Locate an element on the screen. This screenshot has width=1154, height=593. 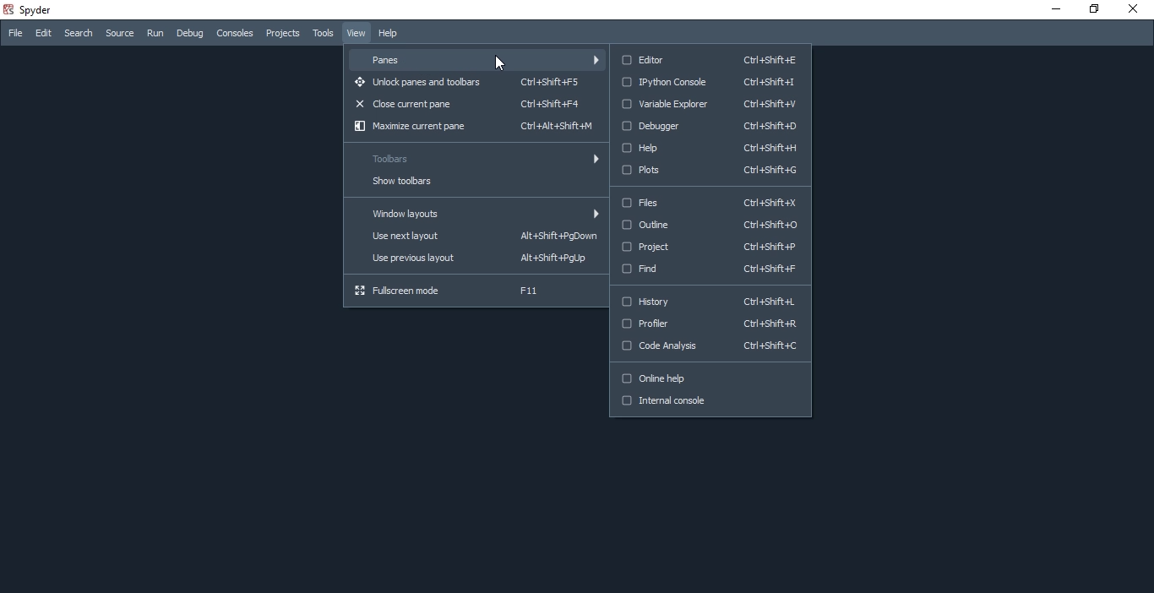
History is located at coordinates (709, 301).